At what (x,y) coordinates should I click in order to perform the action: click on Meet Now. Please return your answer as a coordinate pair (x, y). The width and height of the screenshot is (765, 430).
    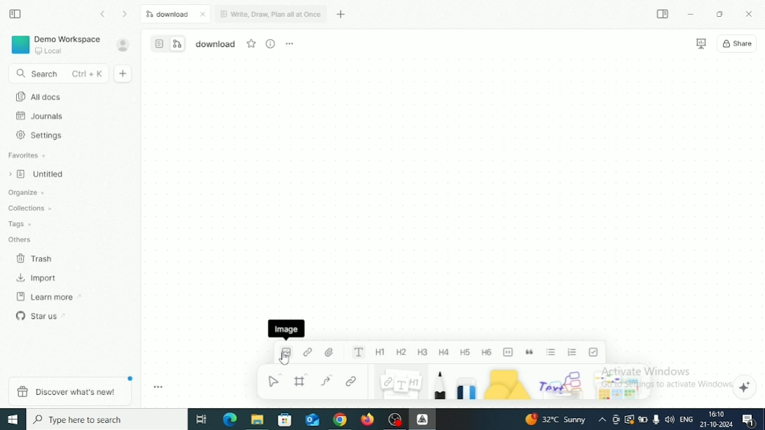
    Looking at the image, I should click on (616, 419).